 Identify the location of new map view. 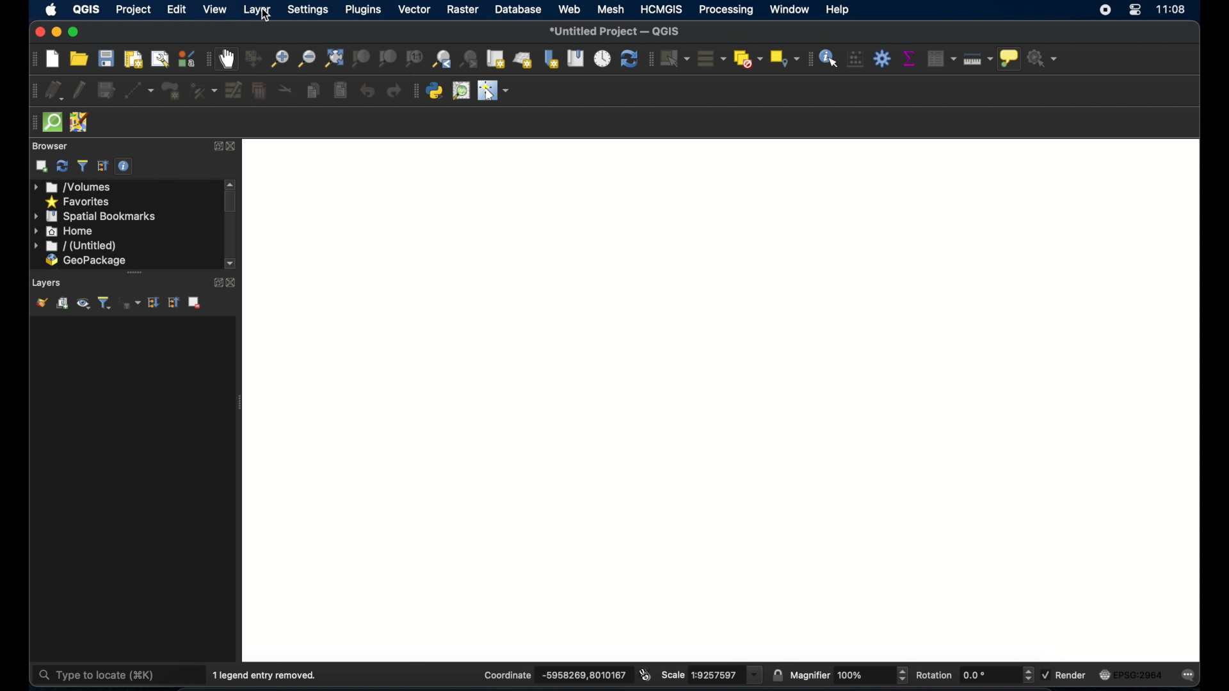
(497, 59).